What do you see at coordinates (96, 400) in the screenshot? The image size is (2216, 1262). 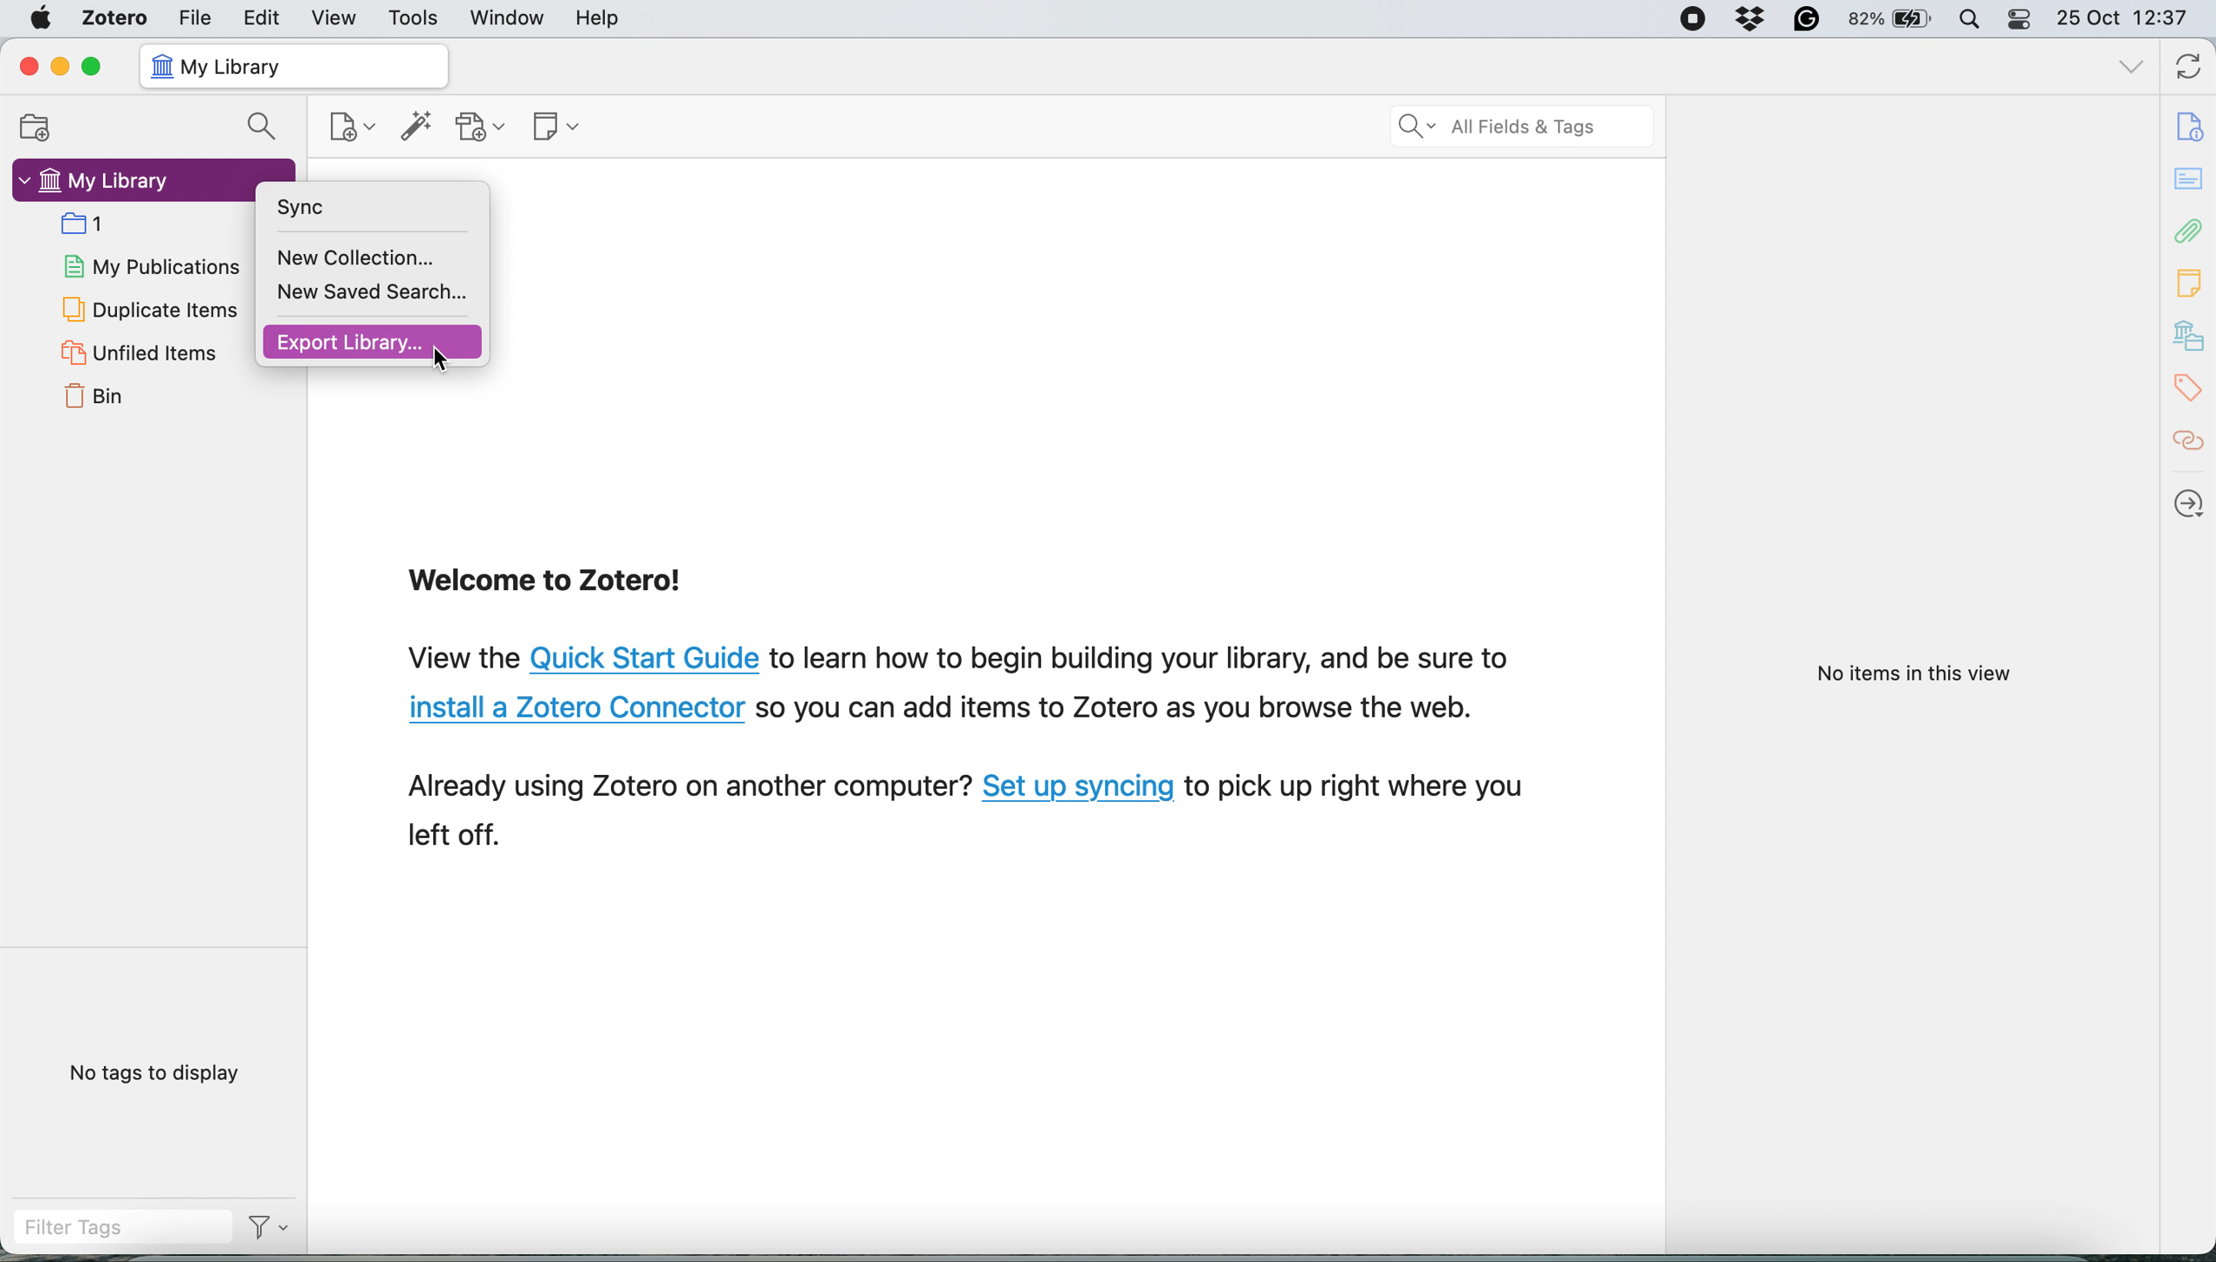 I see `bin` at bounding box center [96, 400].